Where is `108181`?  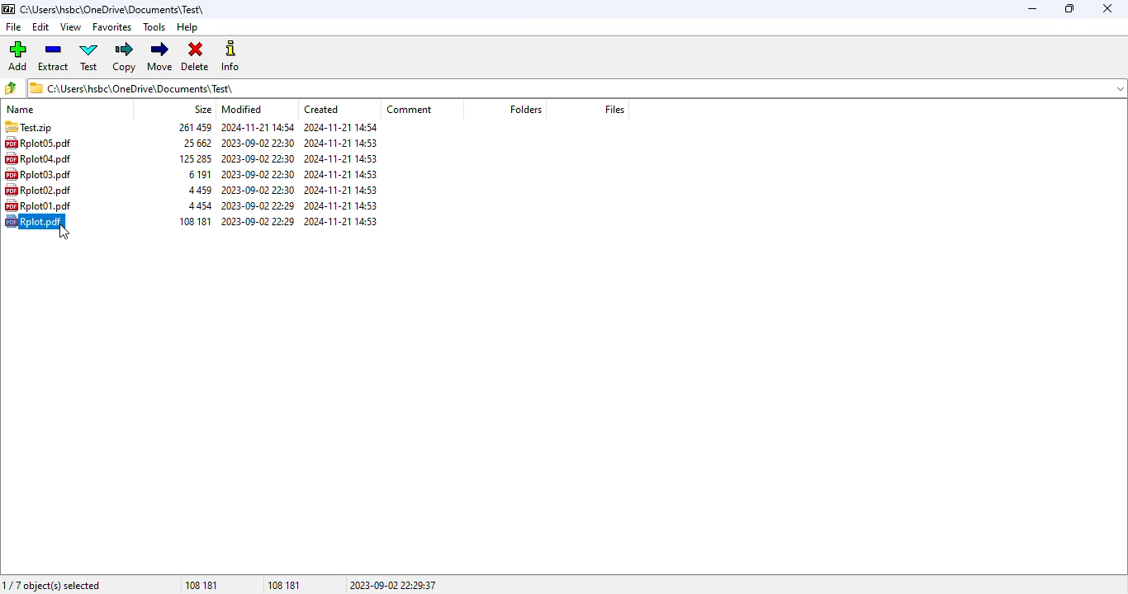
108181 is located at coordinates (187, 221).